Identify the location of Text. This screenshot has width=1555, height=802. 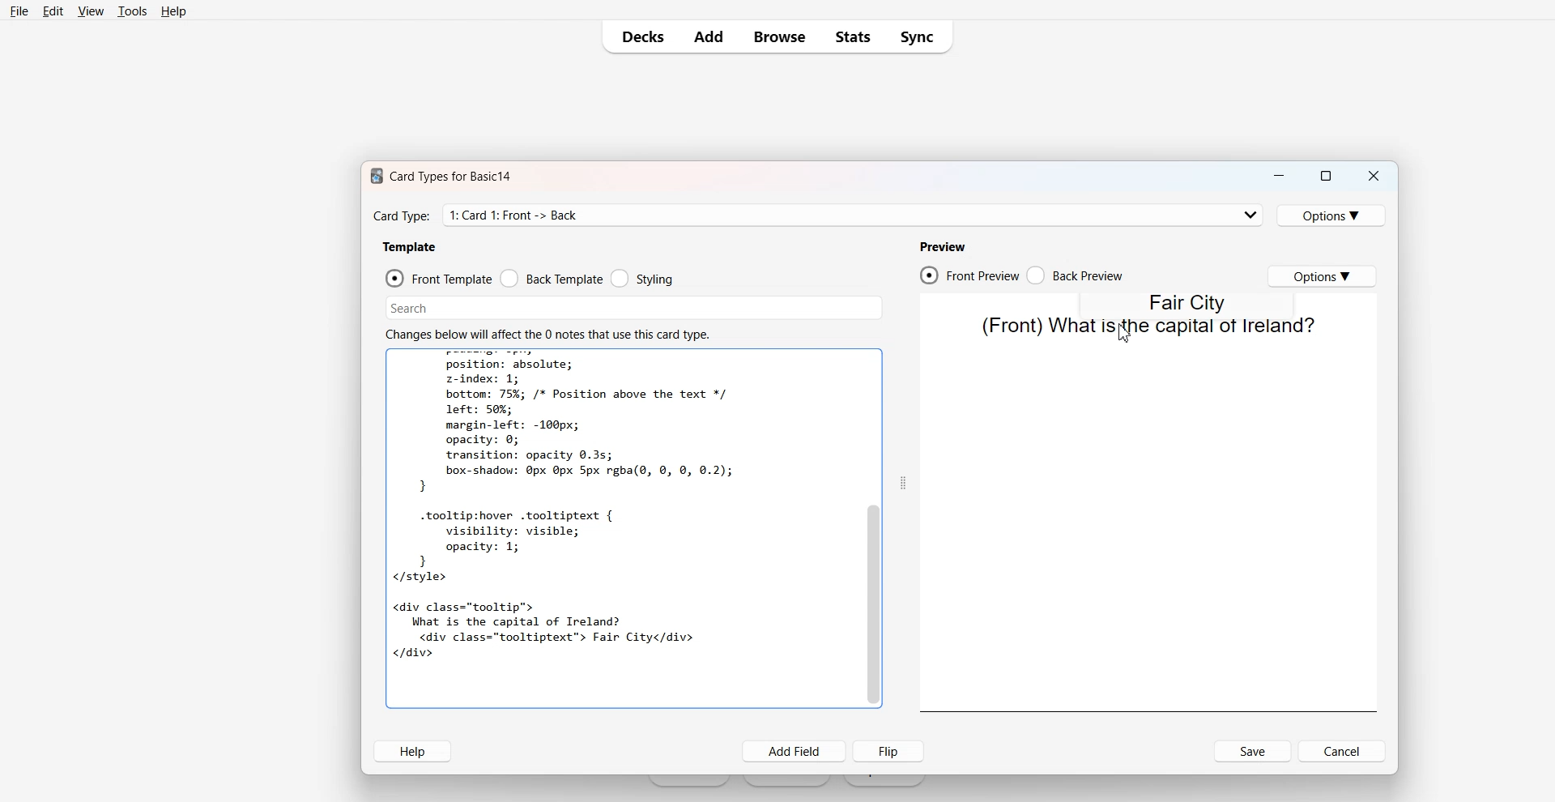
(1189, 301).